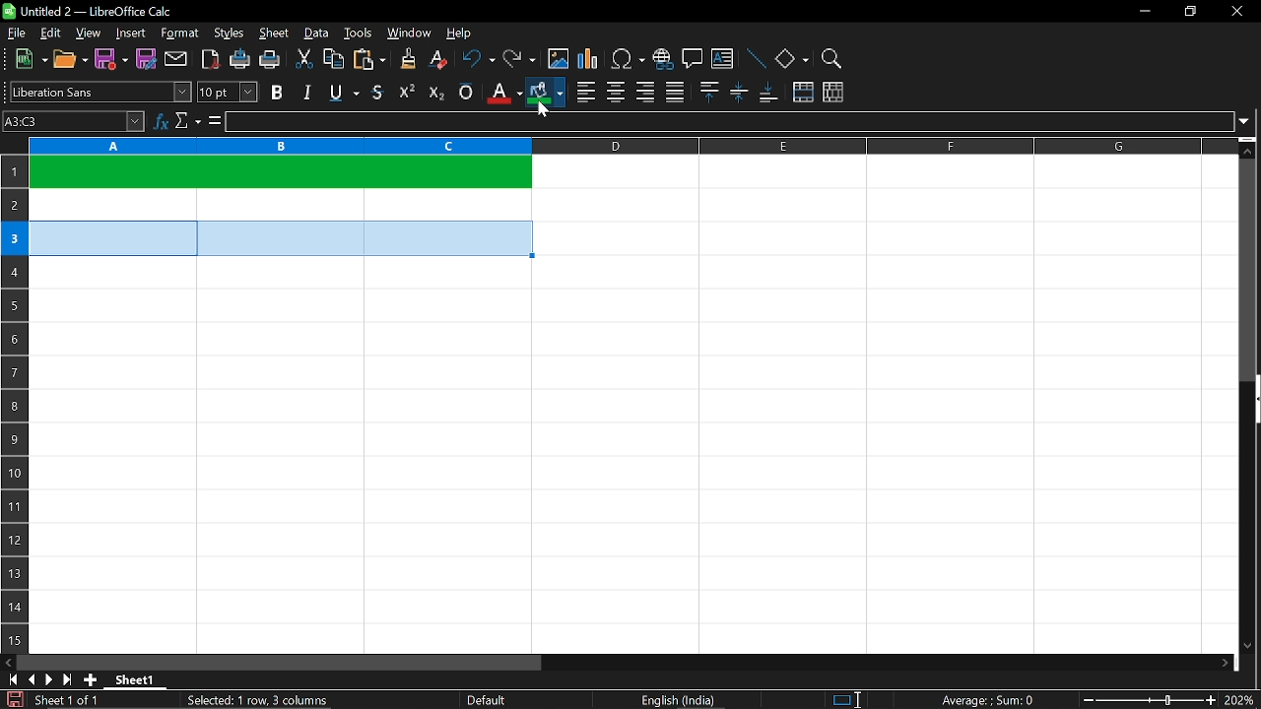 This screenshot has height=709, width=1261. What do you see at coordinates (832, 56) in the screenshot?
I see `zoom` at bounding box center [832, 56].